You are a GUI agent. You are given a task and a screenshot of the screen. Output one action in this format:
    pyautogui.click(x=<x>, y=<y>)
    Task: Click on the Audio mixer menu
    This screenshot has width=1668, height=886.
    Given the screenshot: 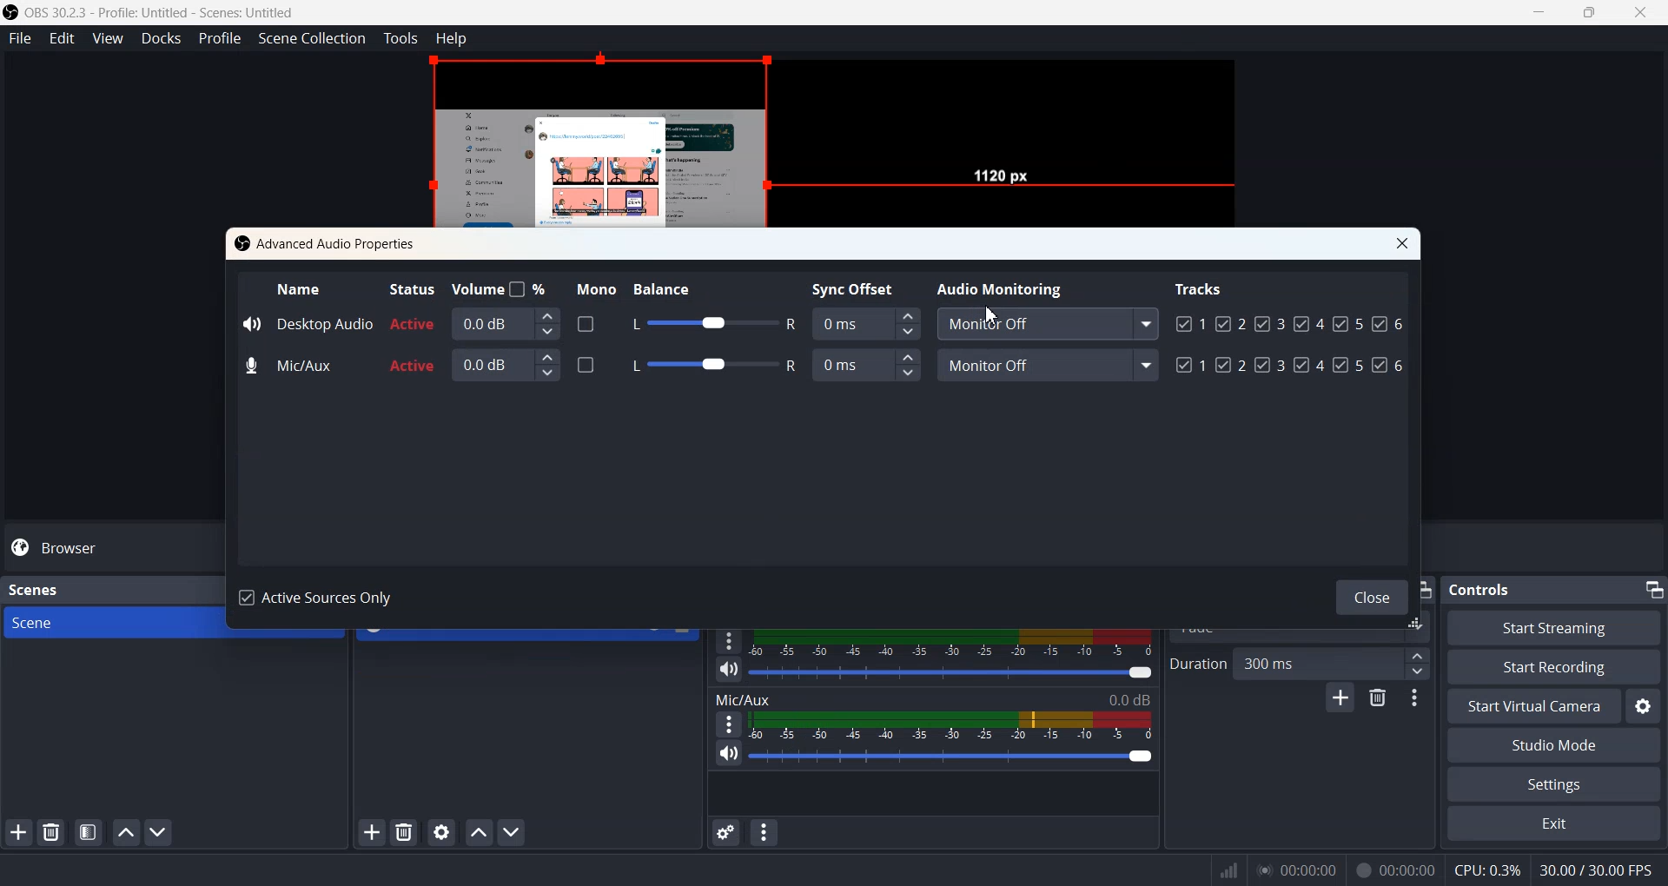 What is the action you would take?
    pyautogui.click(x=765, y=832)
    